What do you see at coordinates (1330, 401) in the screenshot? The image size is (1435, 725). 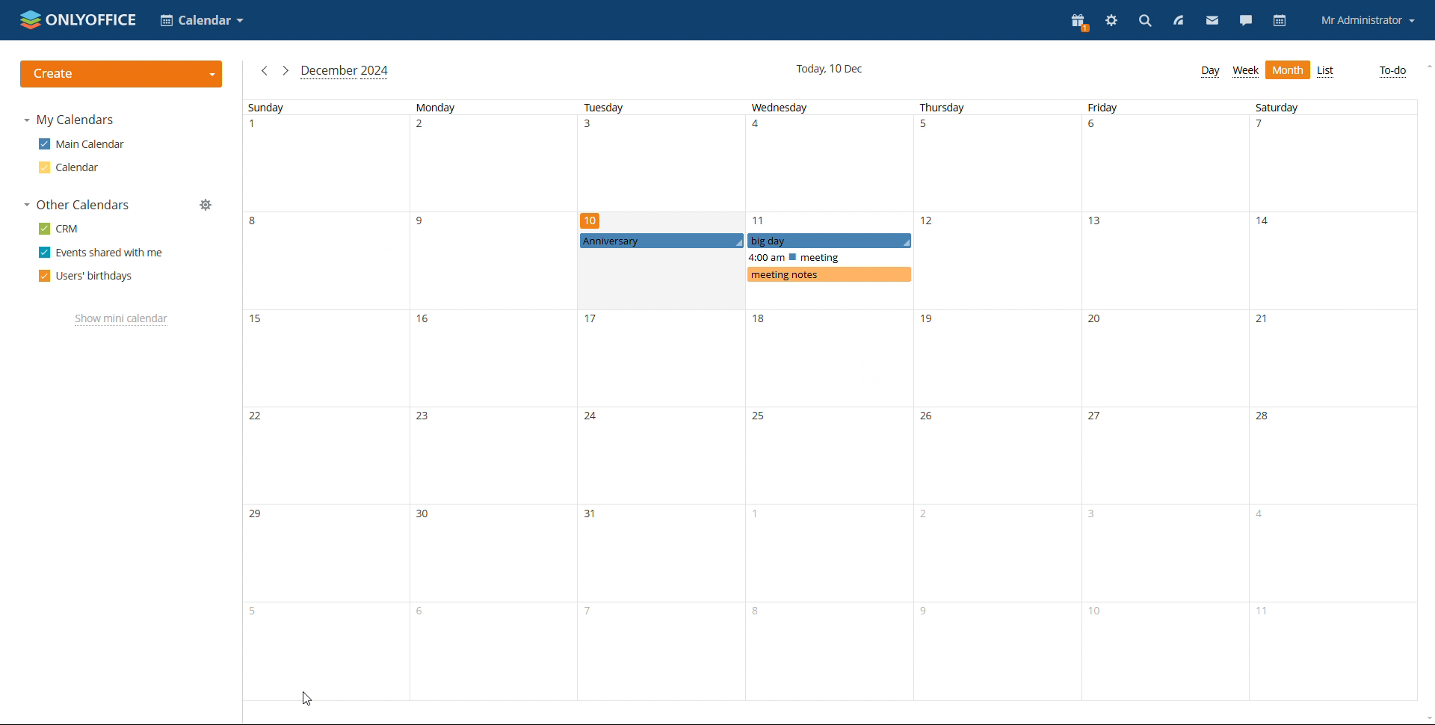 I see `saturday` at bounding box center [1330, 401].